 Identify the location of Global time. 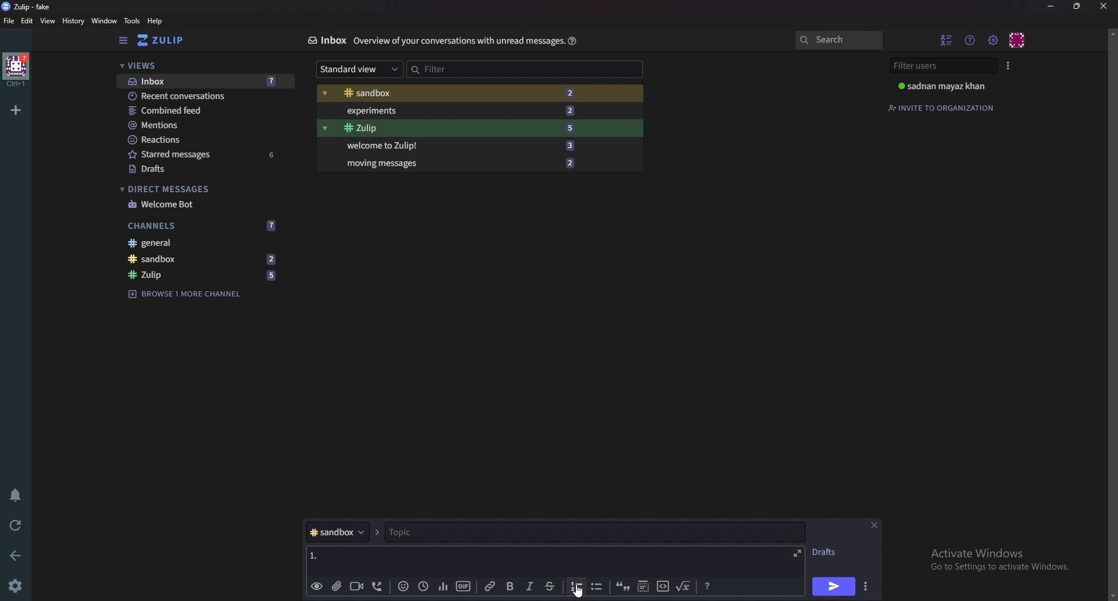
(422, 585).